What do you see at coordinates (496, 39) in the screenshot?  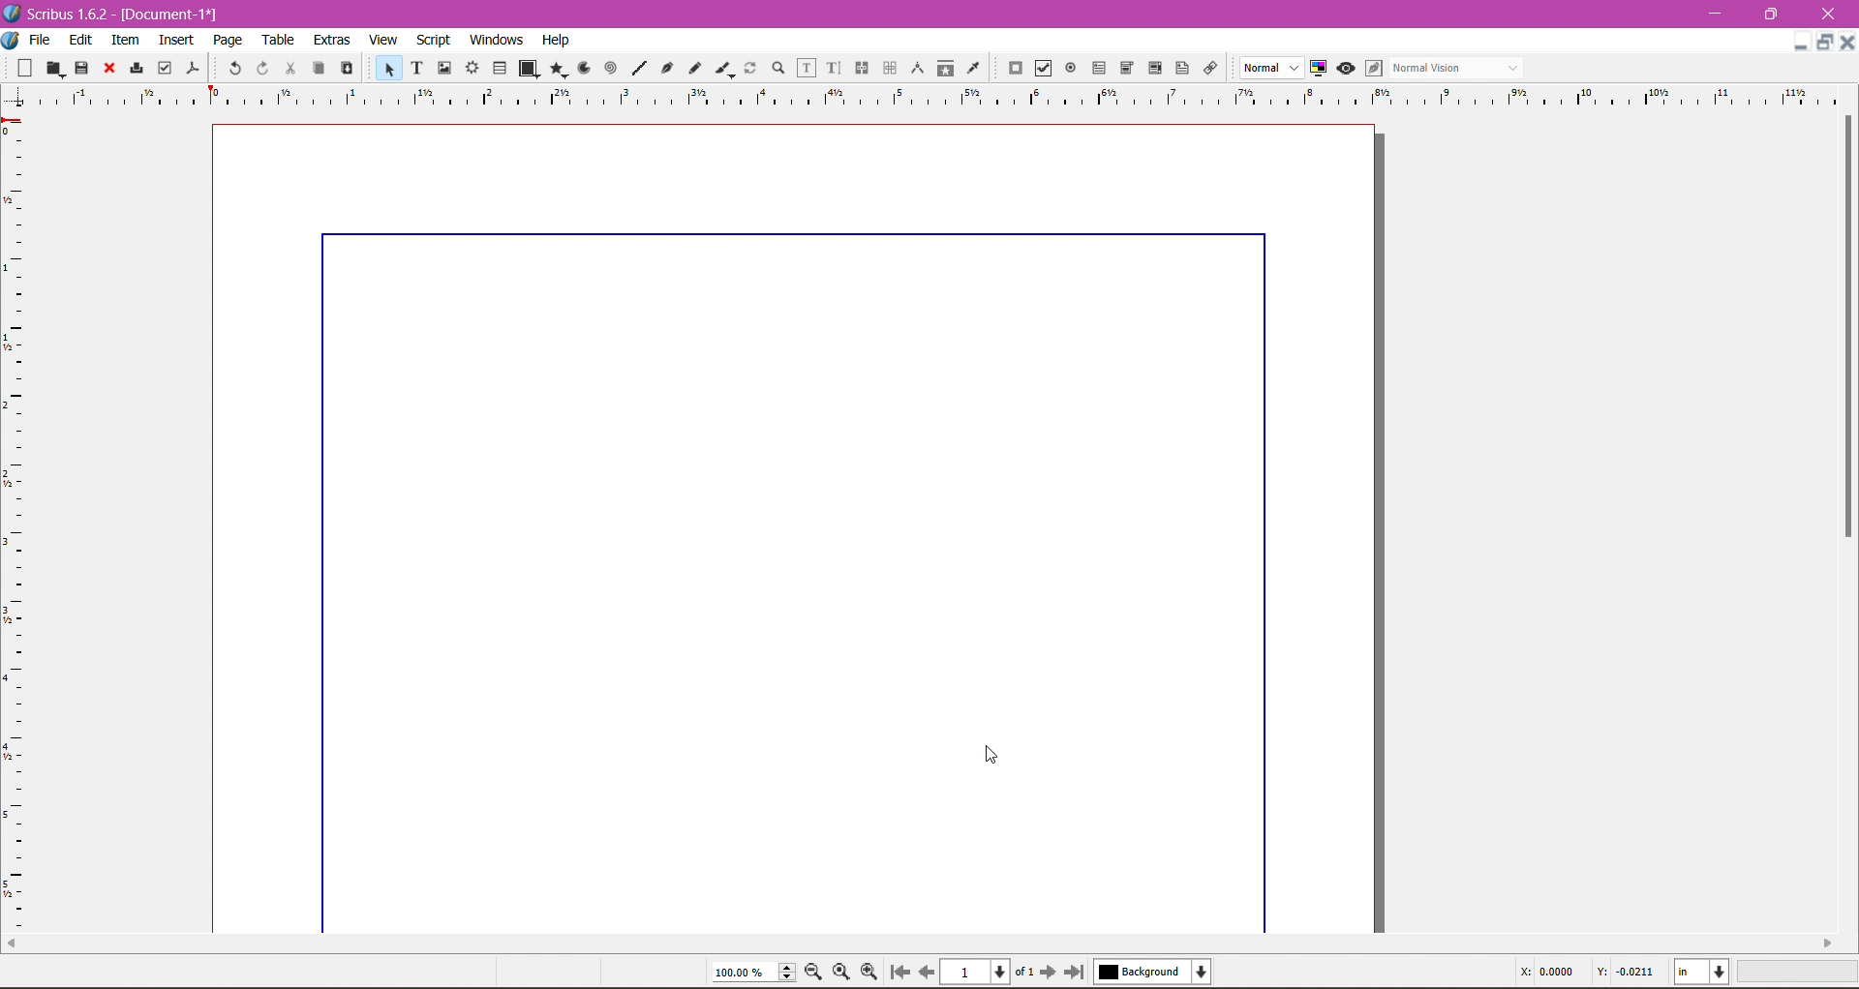 I see `Windows` at bounding box center [496, 39].